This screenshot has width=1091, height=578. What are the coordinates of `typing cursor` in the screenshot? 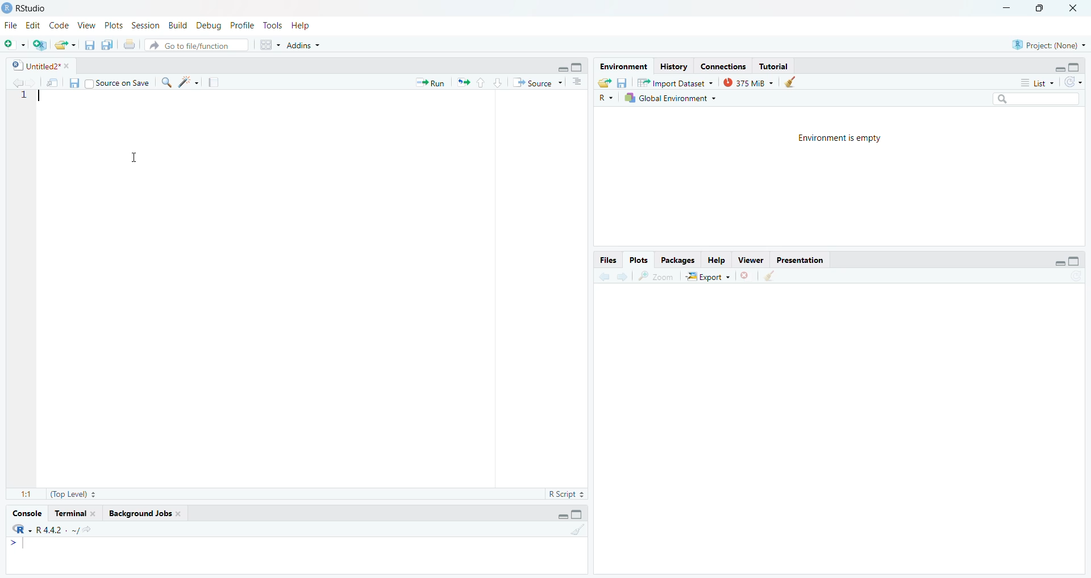 It's located at (23, 547).